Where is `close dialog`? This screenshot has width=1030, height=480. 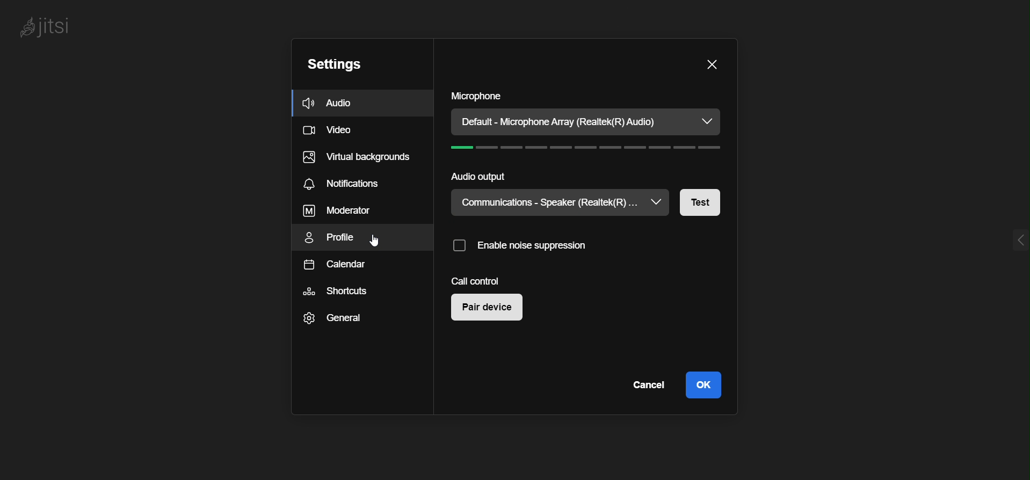 close dialog is located at coordinates (712, 64).